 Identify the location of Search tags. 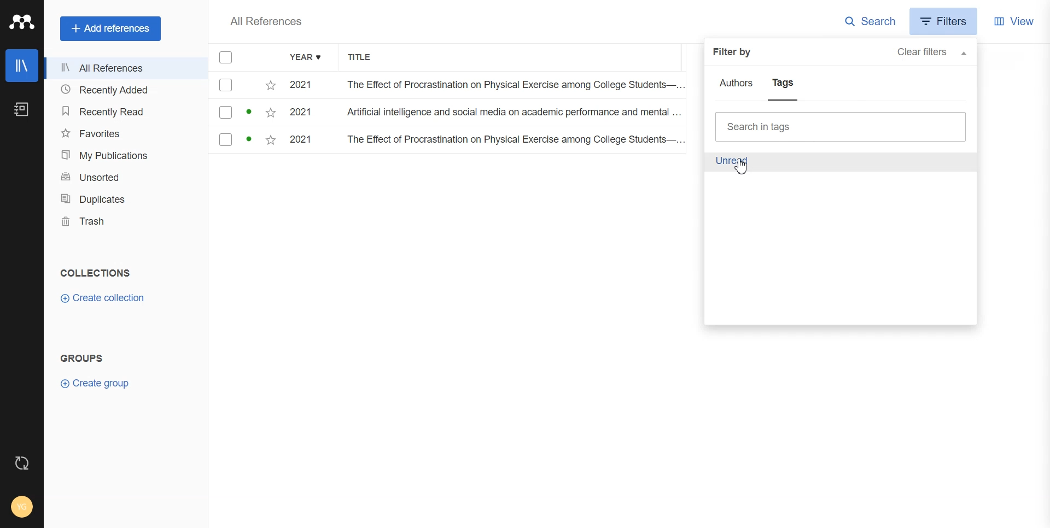
(842, 127).